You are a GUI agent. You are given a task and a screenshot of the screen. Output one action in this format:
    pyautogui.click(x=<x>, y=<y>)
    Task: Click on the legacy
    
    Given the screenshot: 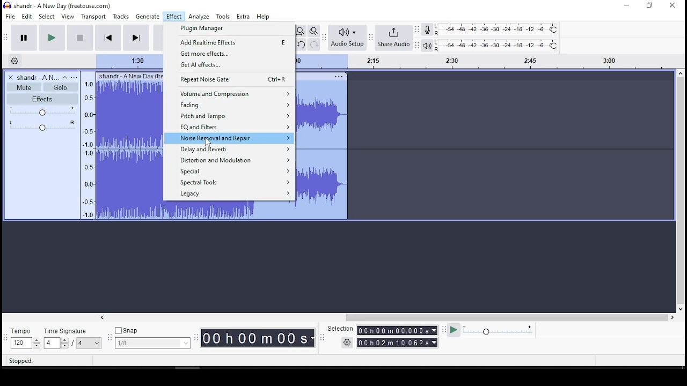 What is the action you would take?
    pyautogui.click(x=228, y=194)
    